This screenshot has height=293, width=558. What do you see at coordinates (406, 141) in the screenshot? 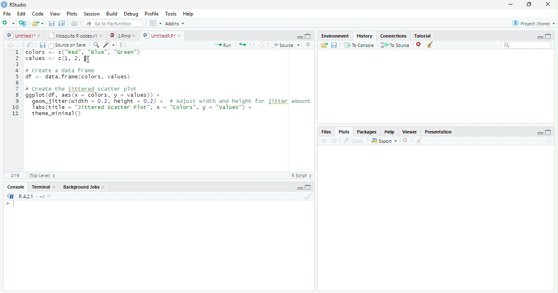
I see `Remove current plot` at bounding box center [406, 141].